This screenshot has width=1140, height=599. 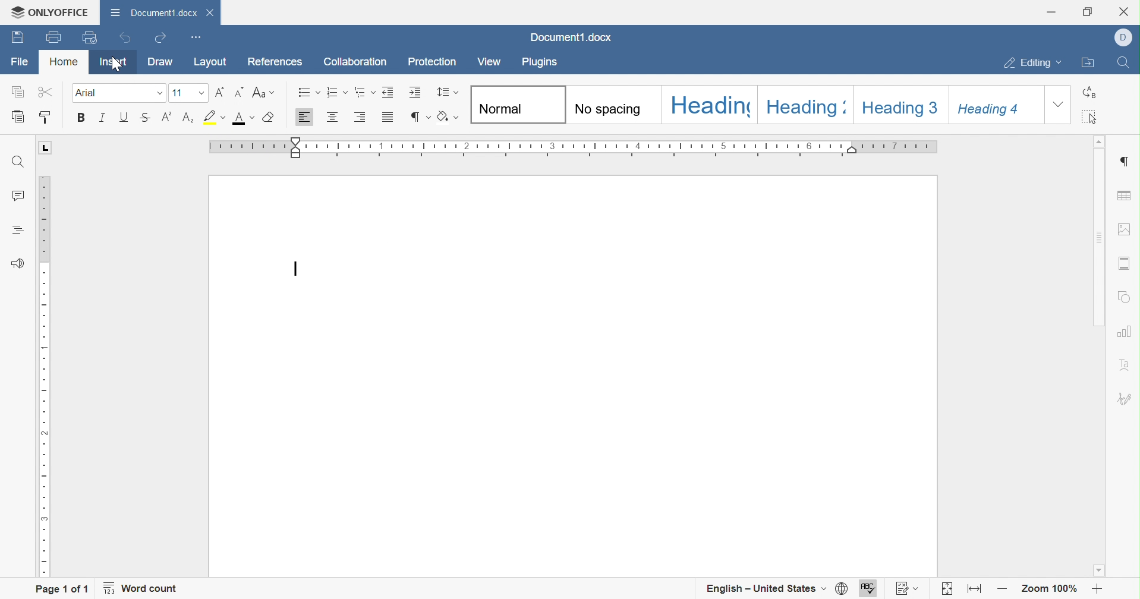 What do you see at coordinates (1128, 301) in the screenshot?
I see `Shape settings` at bounding box center [1128, 301].